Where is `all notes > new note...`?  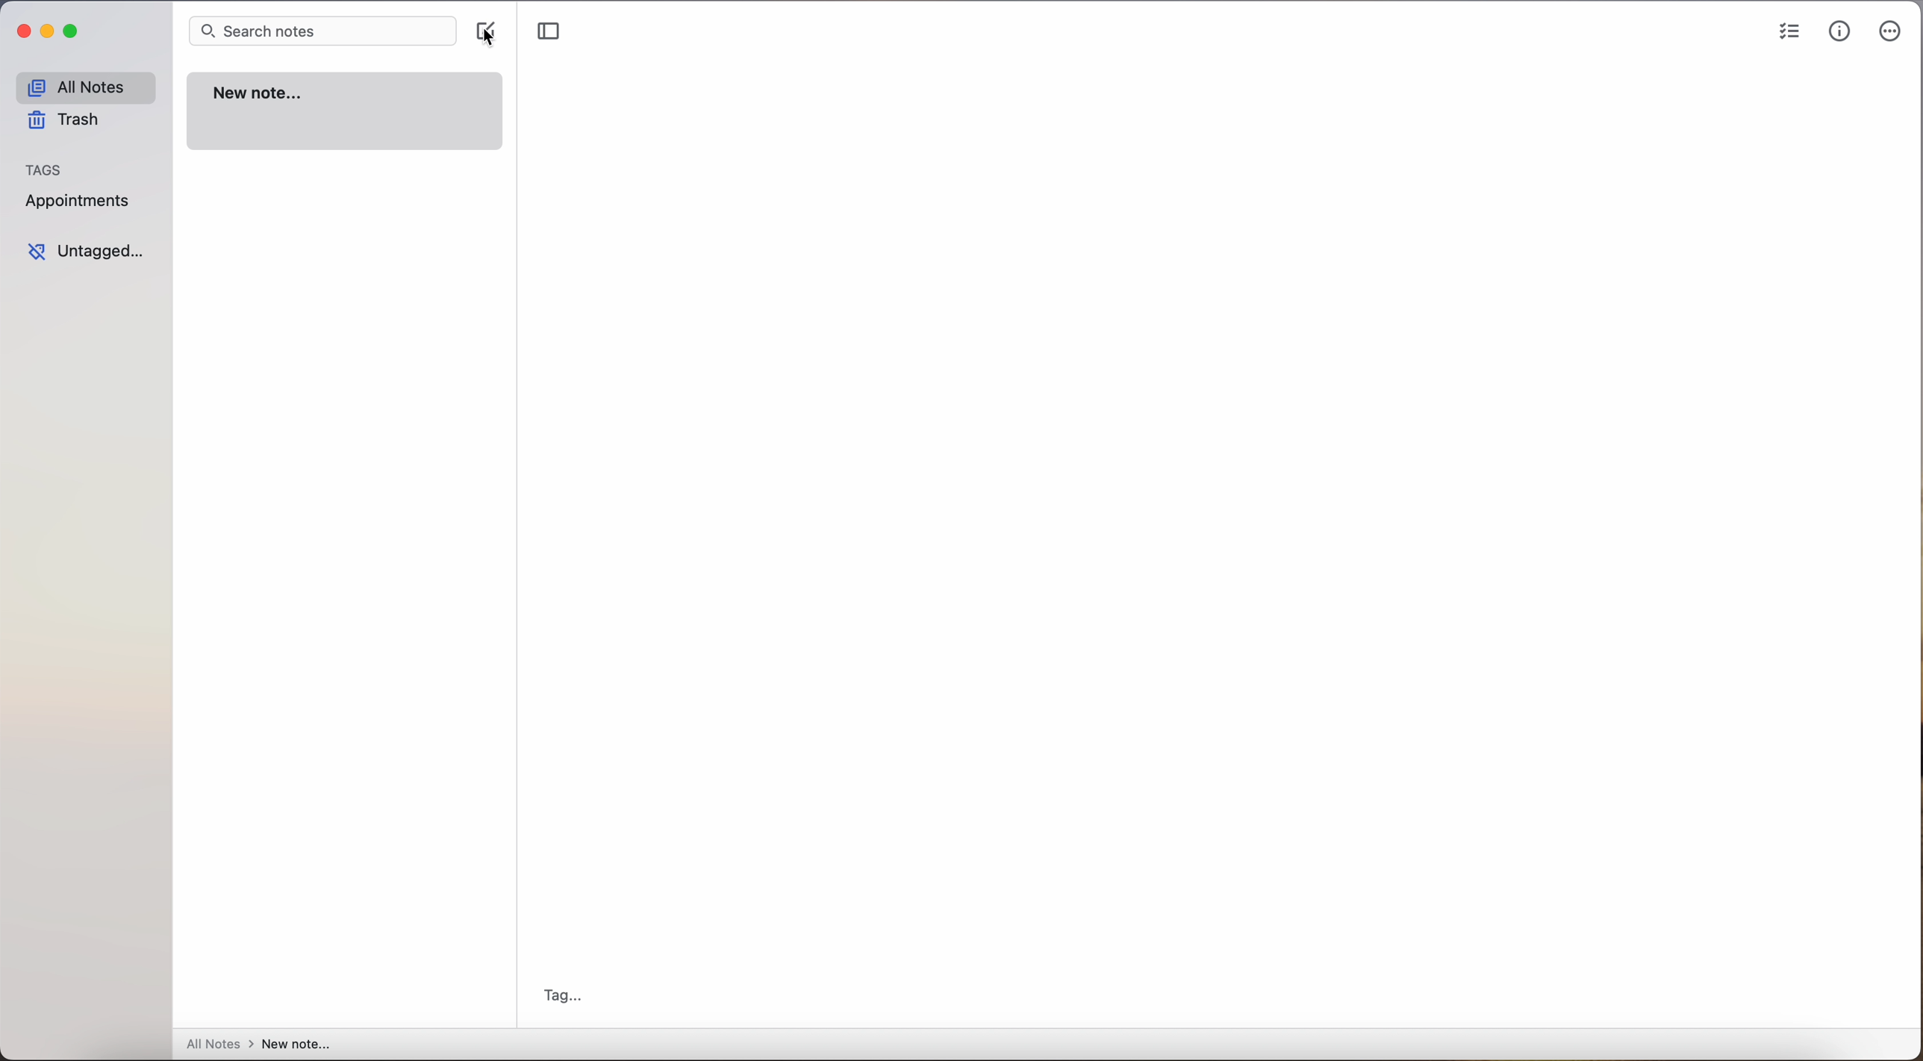
all notes > new note... is located at coordinates (257, 1043).